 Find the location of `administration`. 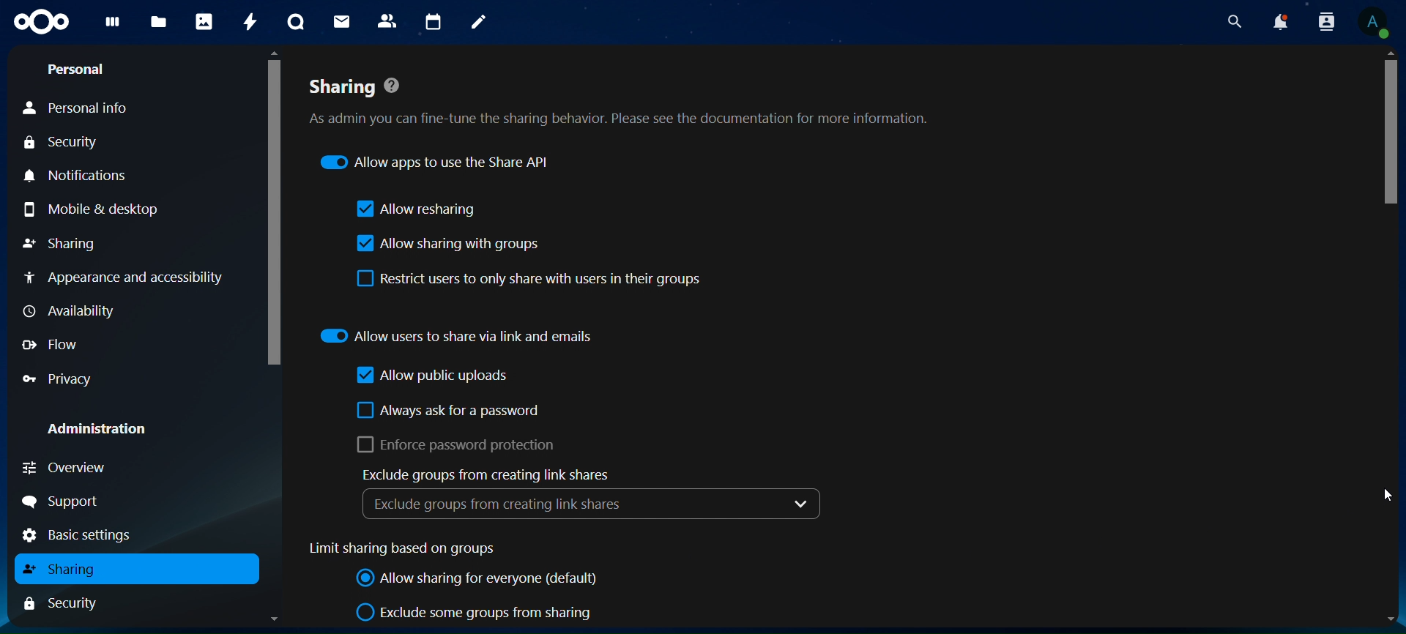

administration is located at coordinates (95, 425).